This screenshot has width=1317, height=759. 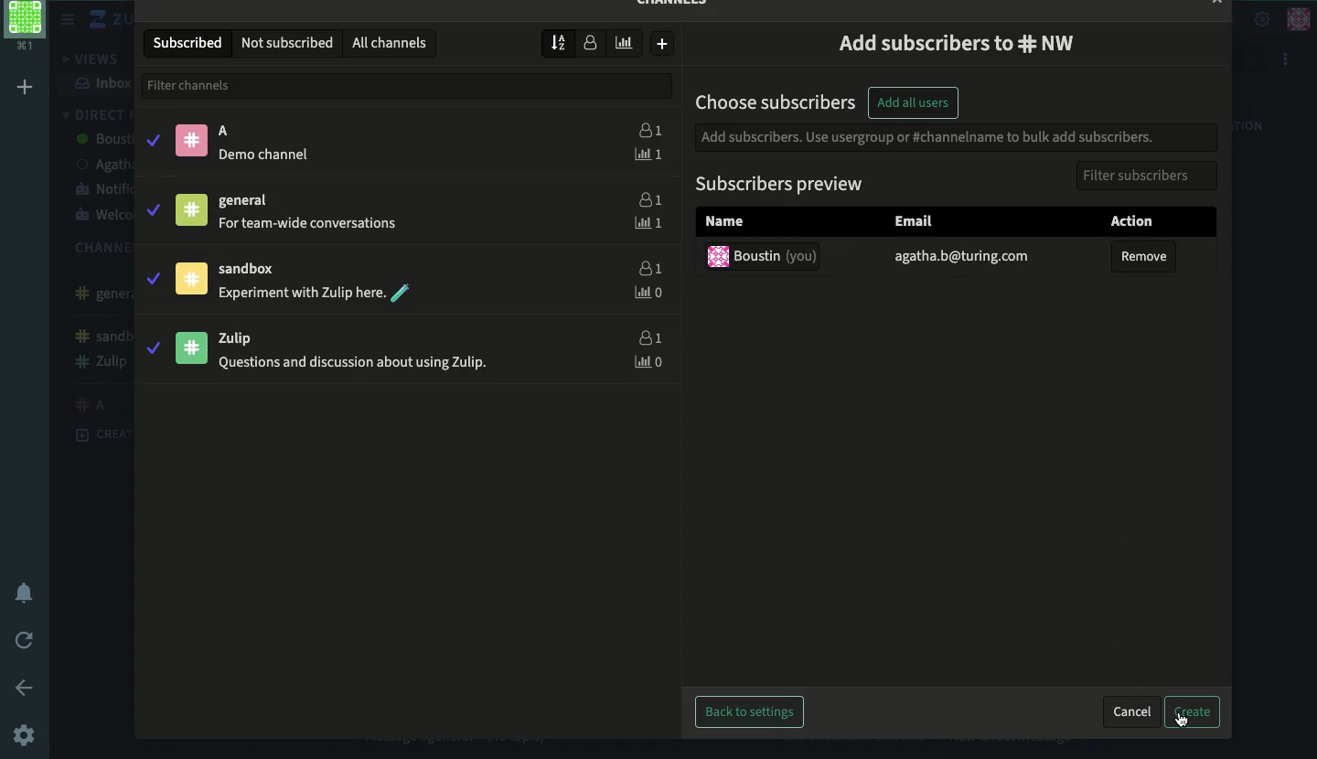 I want to click on filter subscribers , so click(x=1150, y=175).